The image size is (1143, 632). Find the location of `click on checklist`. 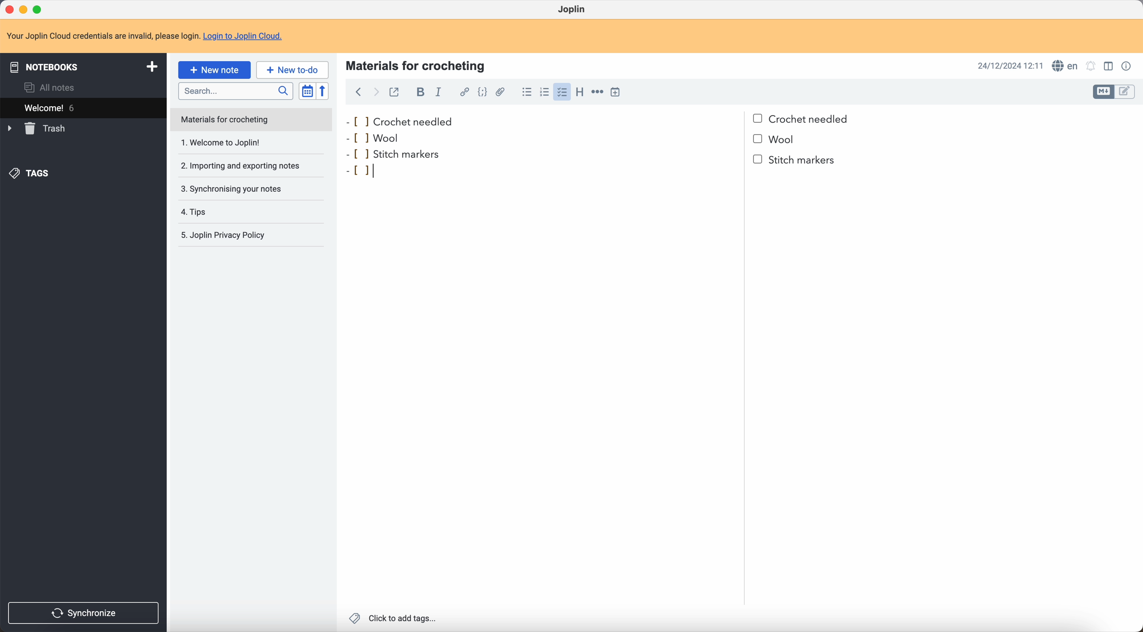

click on checklist is located at coordinates (560, 92).